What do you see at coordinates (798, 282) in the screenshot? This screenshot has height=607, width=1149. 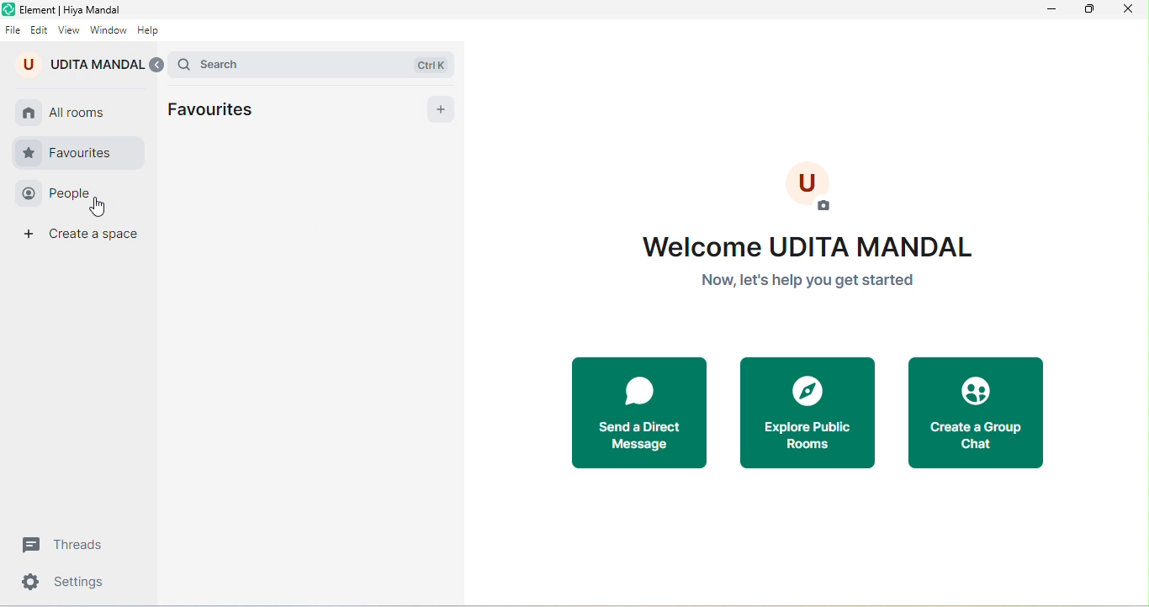 I see `Now, let's help you get started` at bounding box center [798, 282].